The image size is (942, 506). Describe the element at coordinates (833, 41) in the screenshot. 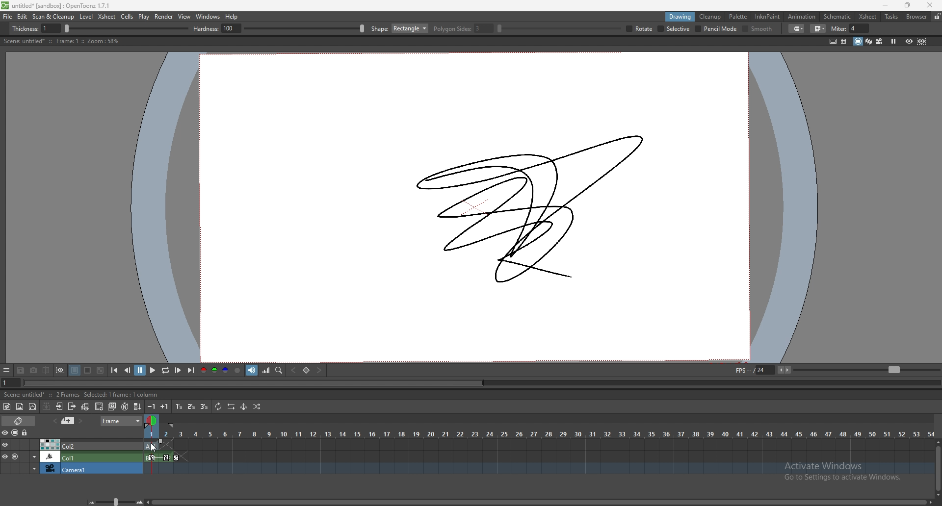

I see `safe area` at that location.